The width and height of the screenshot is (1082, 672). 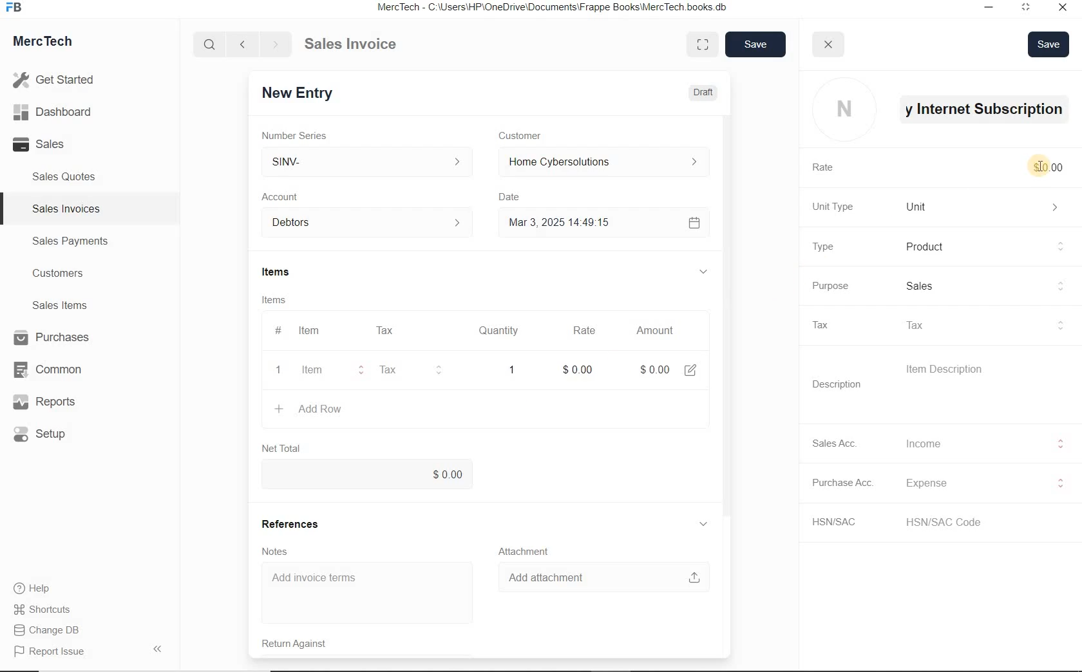 I want to click on quatity: 1, so click(x=505, y=369).